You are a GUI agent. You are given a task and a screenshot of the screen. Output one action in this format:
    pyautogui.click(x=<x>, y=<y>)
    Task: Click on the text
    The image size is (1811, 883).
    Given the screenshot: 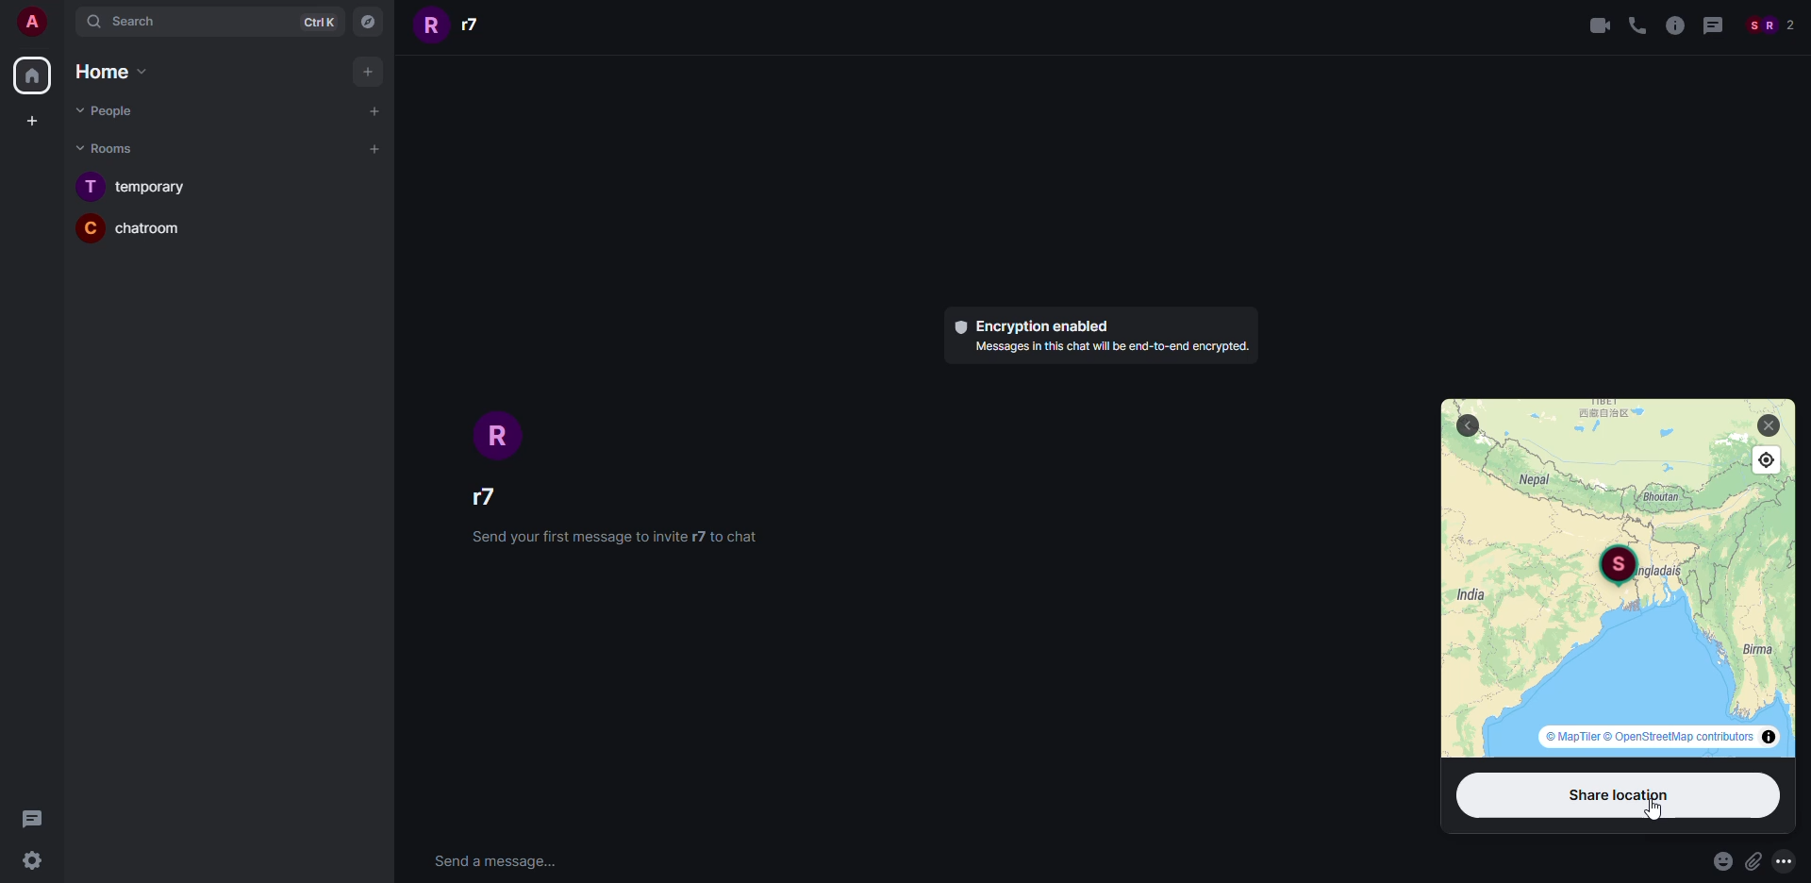 What is the action you would take?
    pyautogui.click(x=612, y=536)
    